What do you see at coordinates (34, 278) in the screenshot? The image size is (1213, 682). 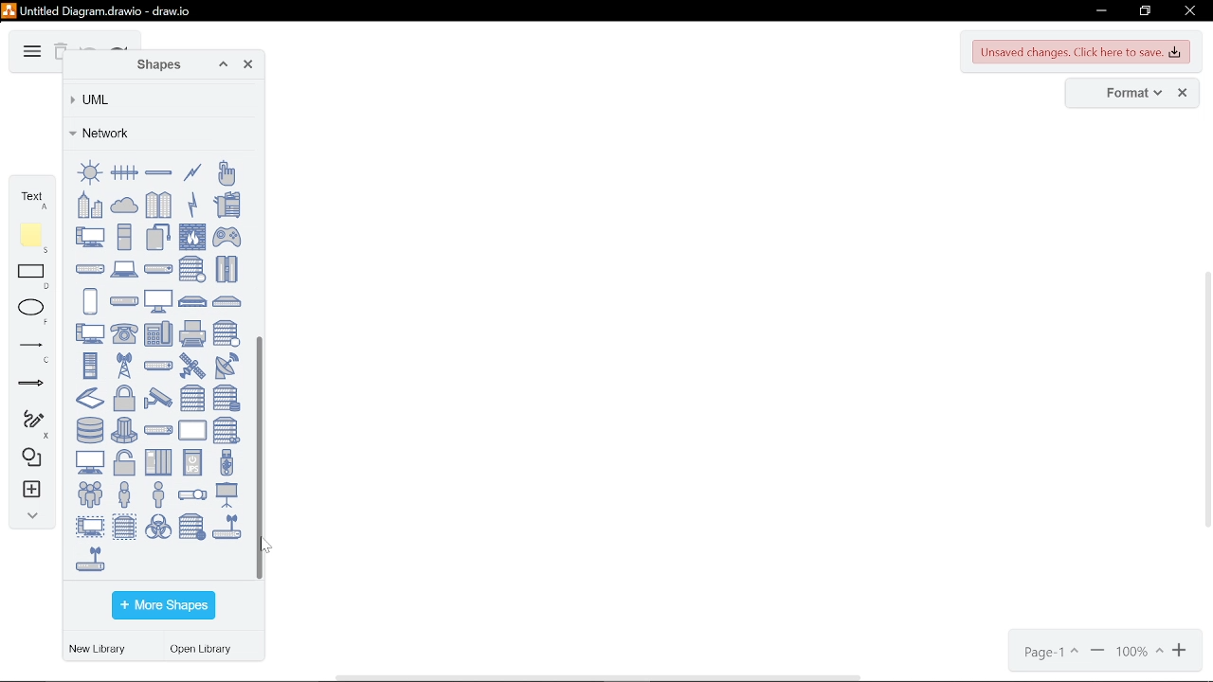 I see `rectangle` at bounding box center [34, 278].